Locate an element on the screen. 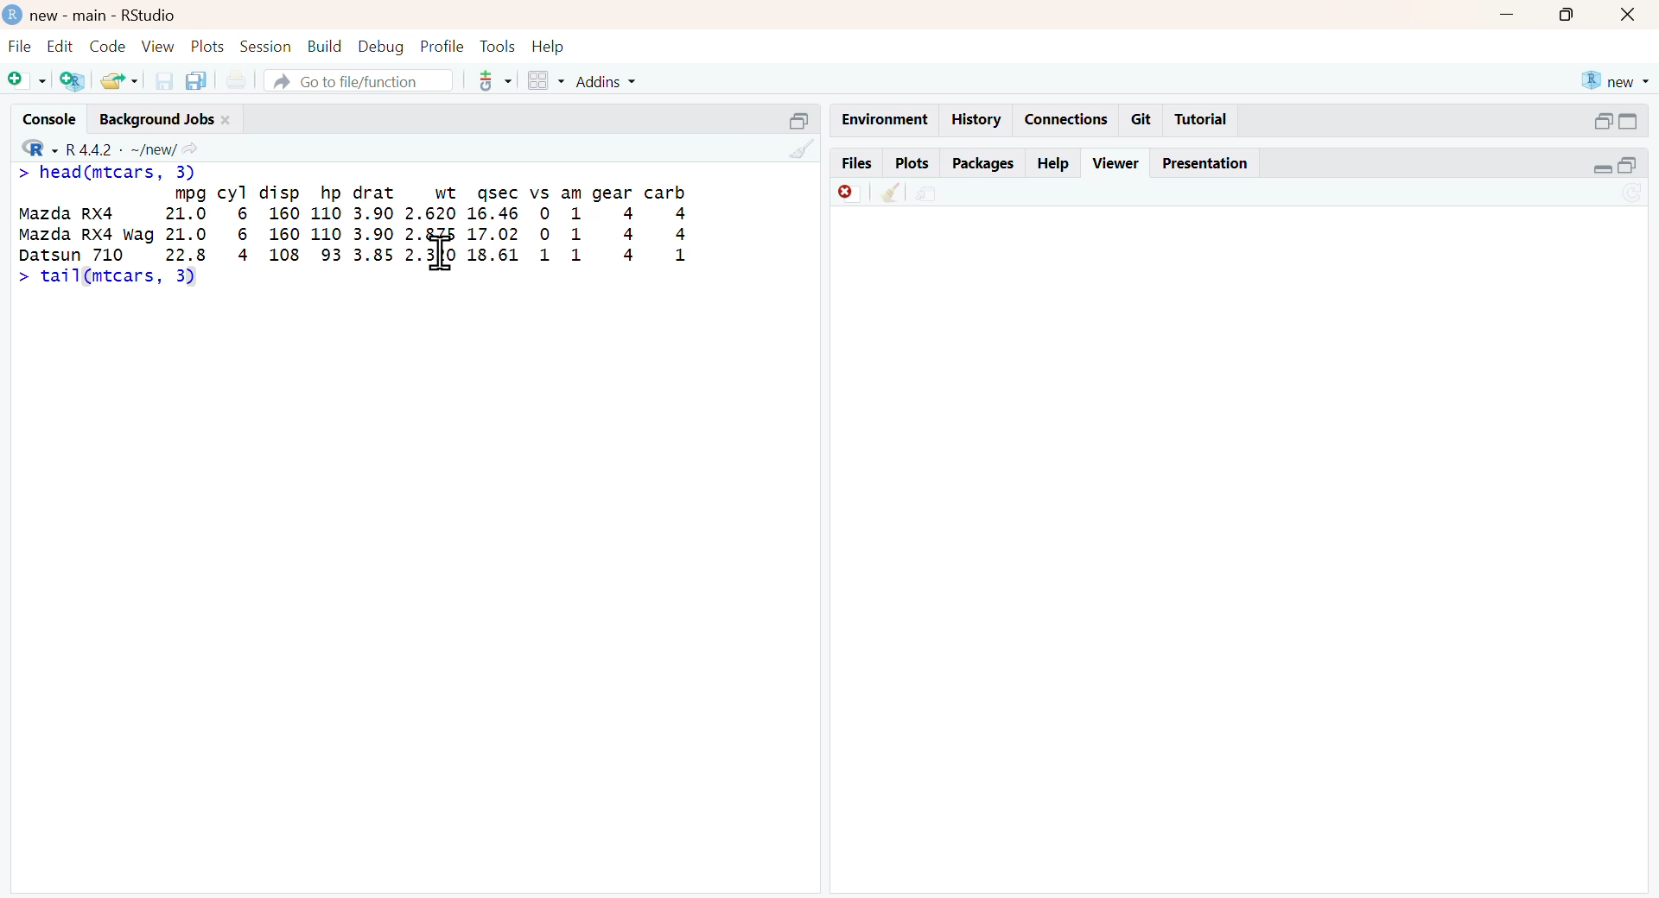  Build is located at coordinates (325, 44).